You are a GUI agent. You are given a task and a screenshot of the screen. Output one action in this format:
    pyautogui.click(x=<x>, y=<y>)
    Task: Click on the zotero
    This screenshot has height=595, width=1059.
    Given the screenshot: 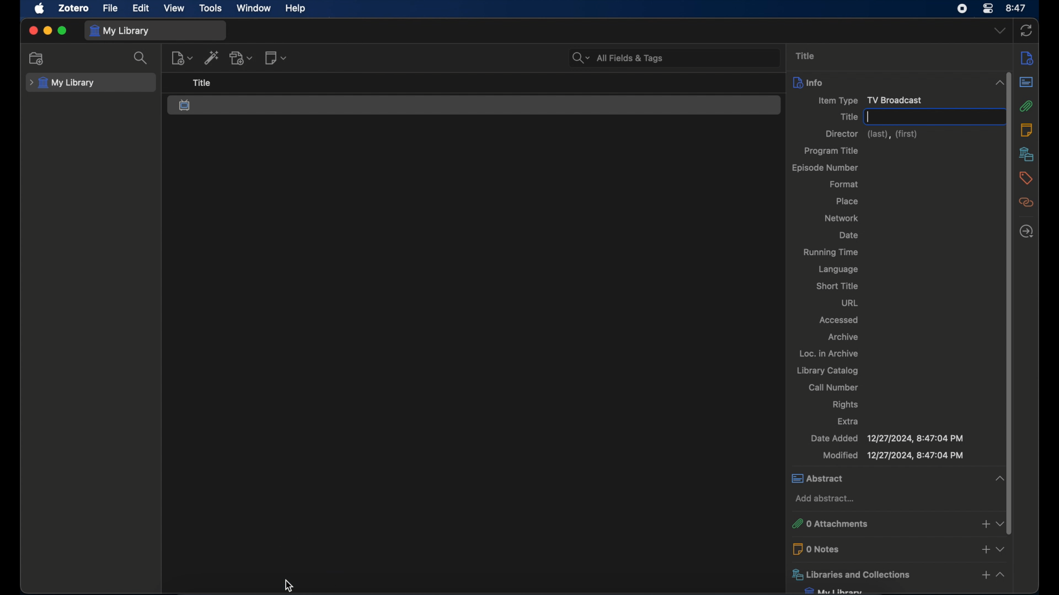 What is the action you would take?
    pyautogui.click(x=74, y=8)
    